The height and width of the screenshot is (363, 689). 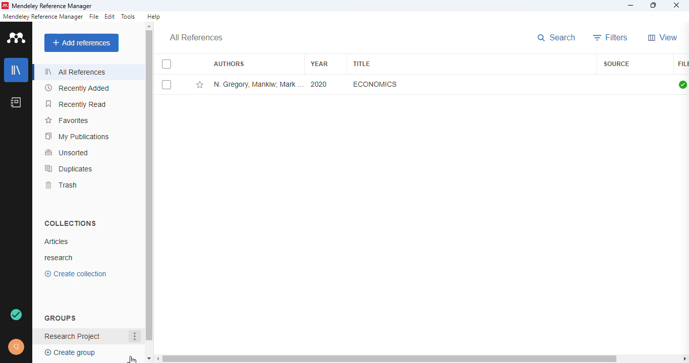 What do you see at coordinates (319, 84) in the screenshot?
I see `2020` at bounding box center [319, 84].